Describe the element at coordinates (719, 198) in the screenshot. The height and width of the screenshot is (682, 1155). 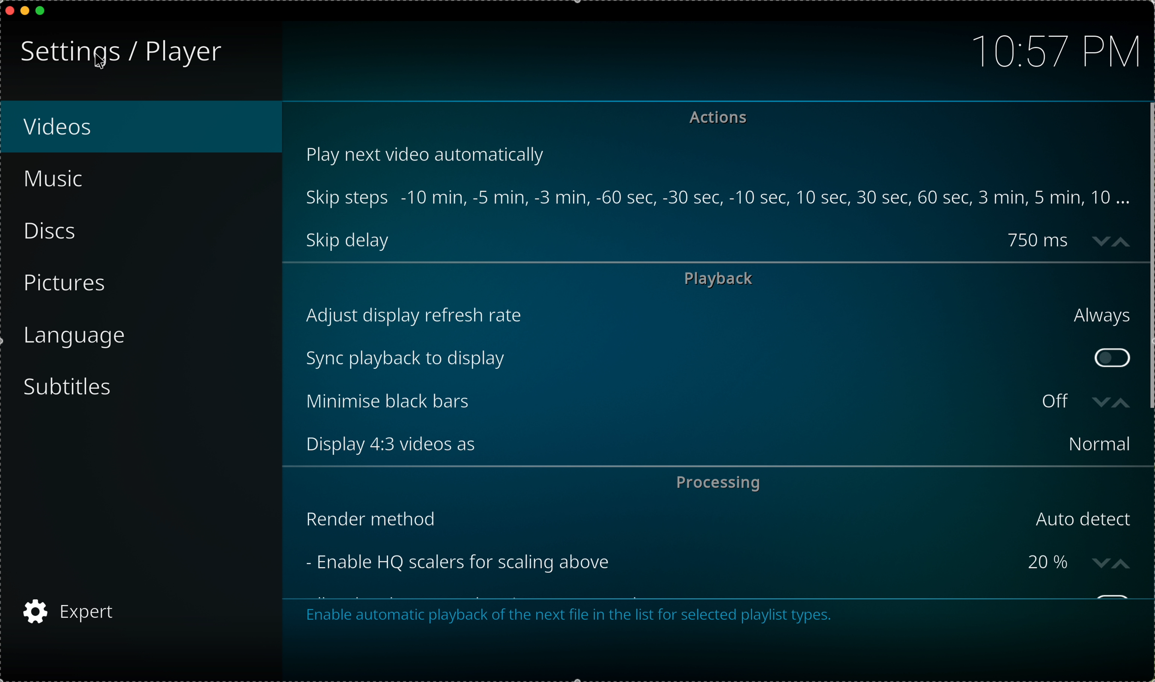
I see `Skip steps -10 min, -5 min, -3 min, -60 sec, -30 sec, -10 sec, 10 sec, 30 sec, 60 sec, 3 min, 5 min, 10 ...` at that location.